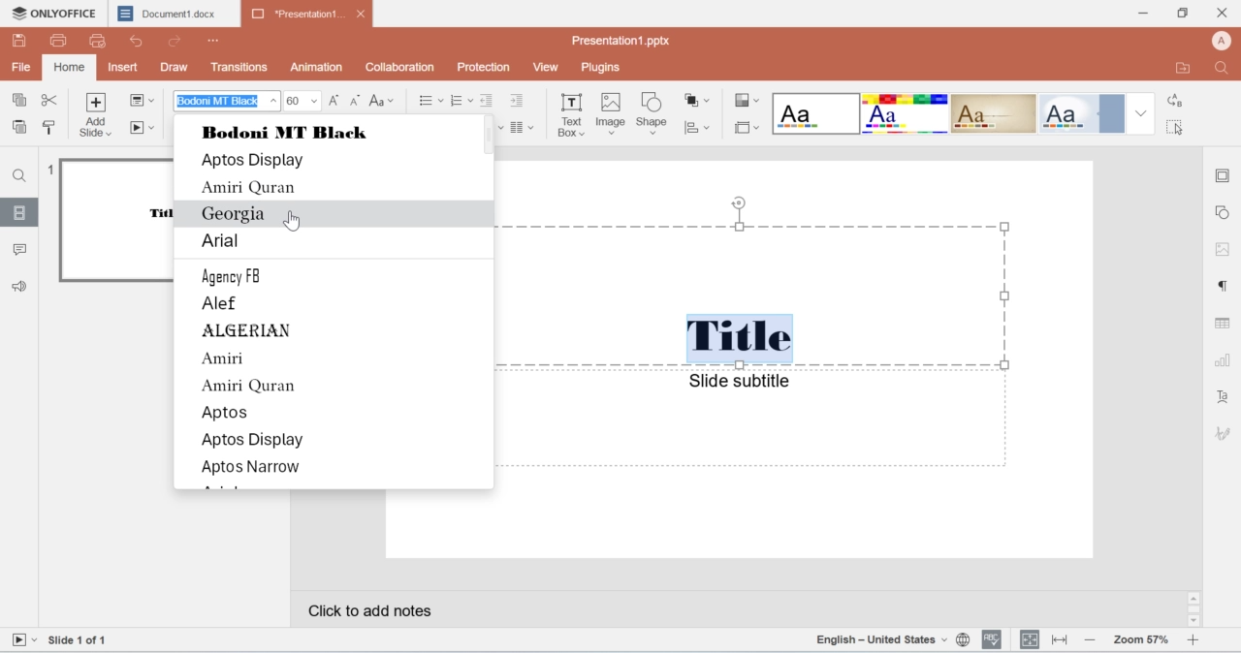 This screenshot has height=653, width=1241. I want to click on comments, so click(21, 250).